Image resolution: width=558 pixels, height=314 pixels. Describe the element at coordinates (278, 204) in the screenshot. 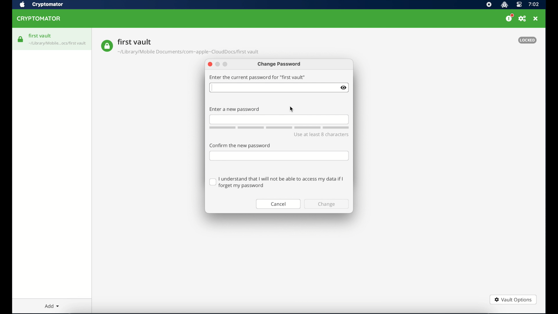

I see `cancel` at that location.